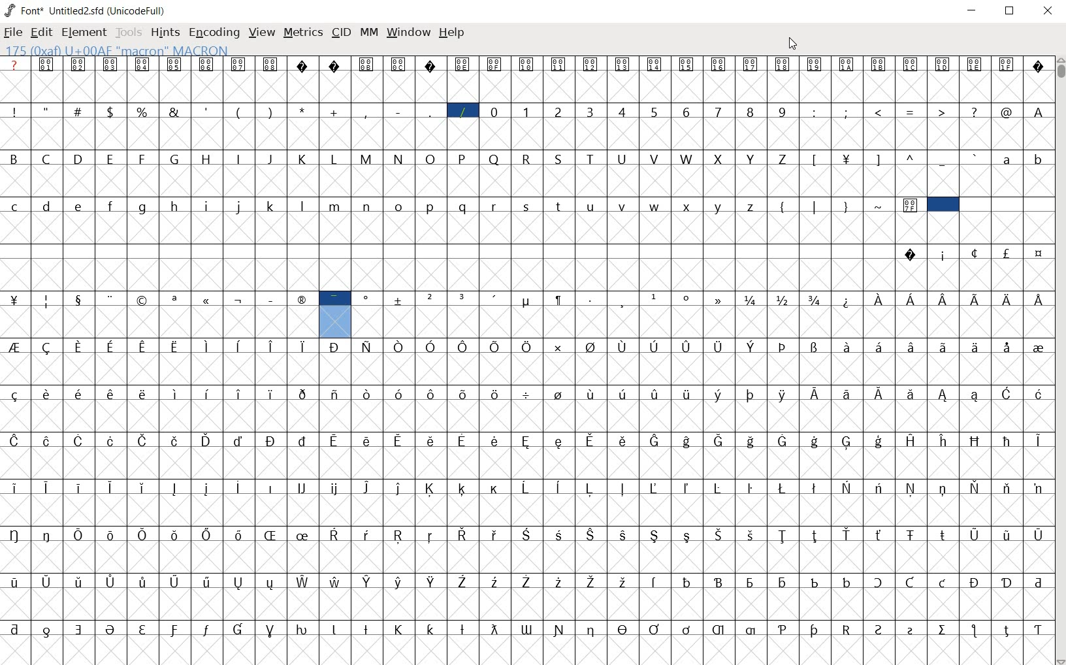 Image resolution: width=1066 pixels, height=665 pixels. I want to click on Latin extended characters, so click(779, 550).